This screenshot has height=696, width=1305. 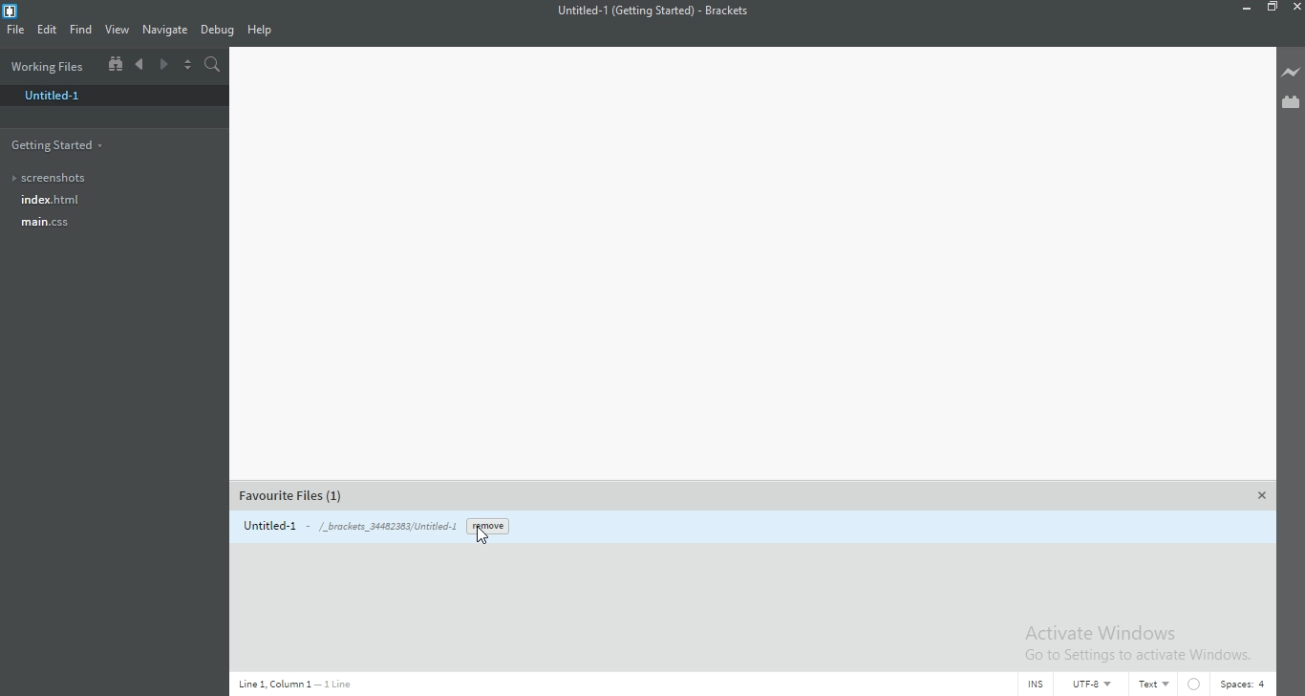 What do you see at coordinates (49, 66) in the screenshot?
I see `Working files` at bounding box center [49, 66].